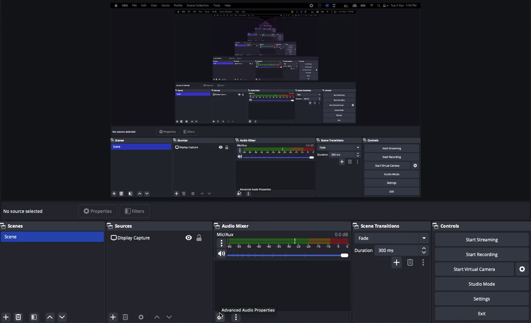  What do you see at coordinates (481, 298) in the screenshot?
I see `Settings` at bounding box center [481, 298].